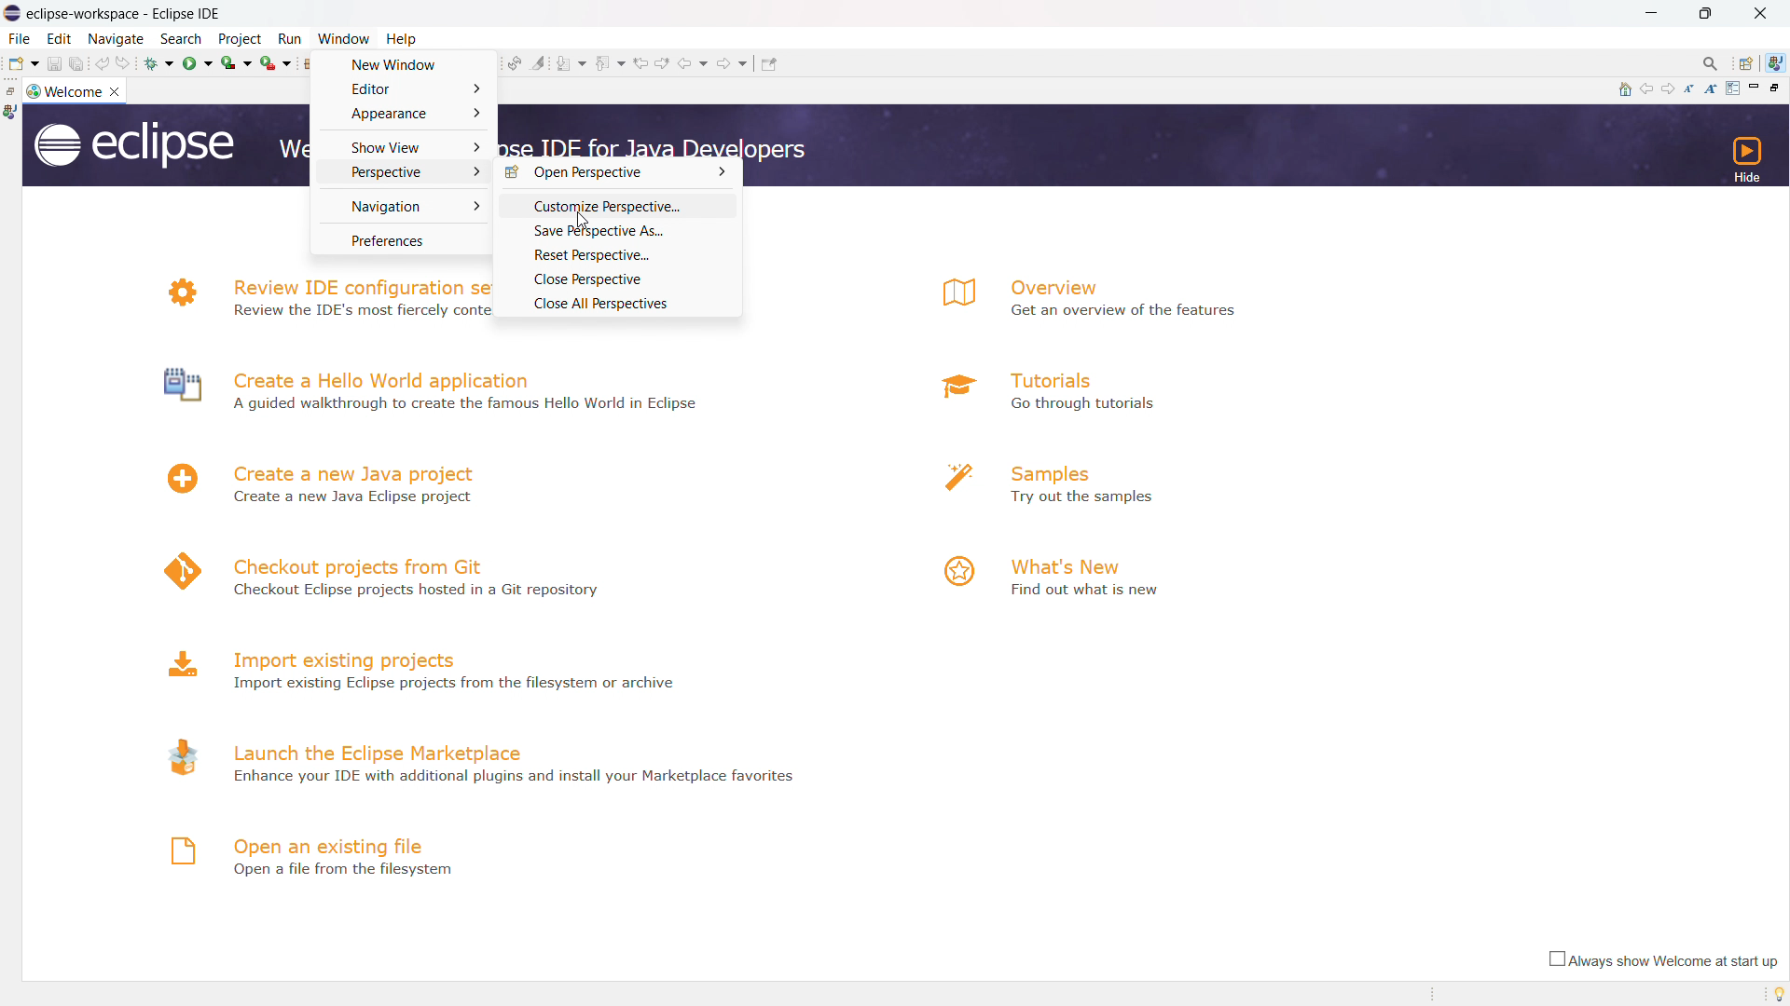 The height and width of the screenshot is (1006, 1790). Describe the element at coordinates (401, 206) in the screenshot. I see `navigation` at that location.